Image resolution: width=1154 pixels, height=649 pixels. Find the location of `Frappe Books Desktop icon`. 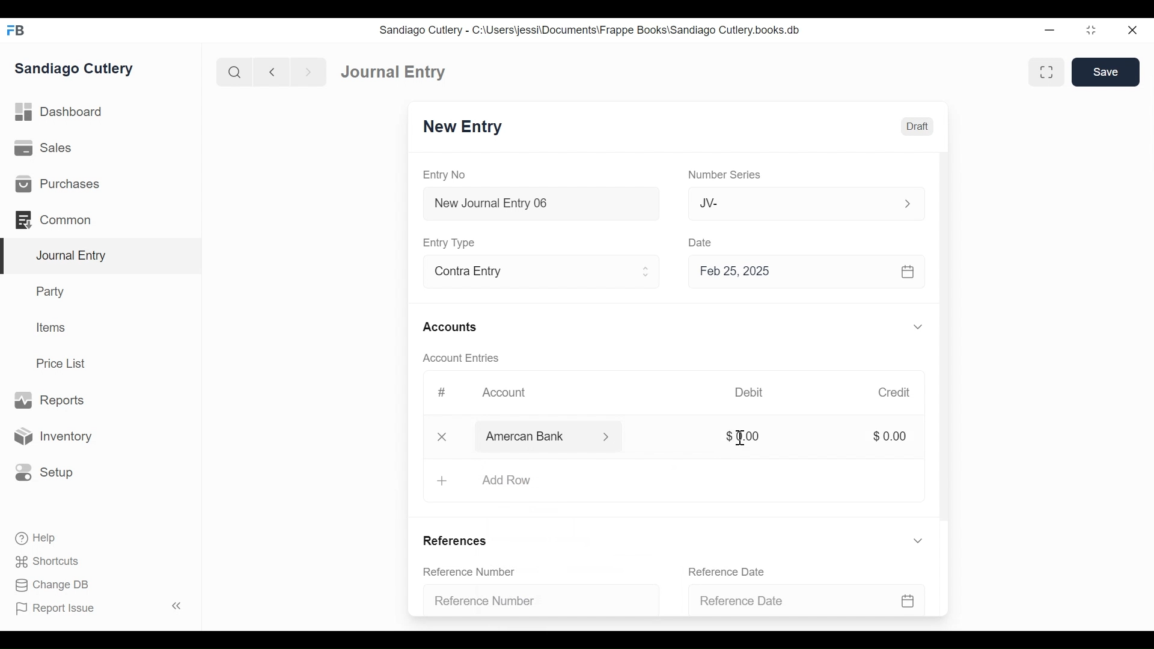

Frappe Books Desktop icon is located at coordinates (17, 31).